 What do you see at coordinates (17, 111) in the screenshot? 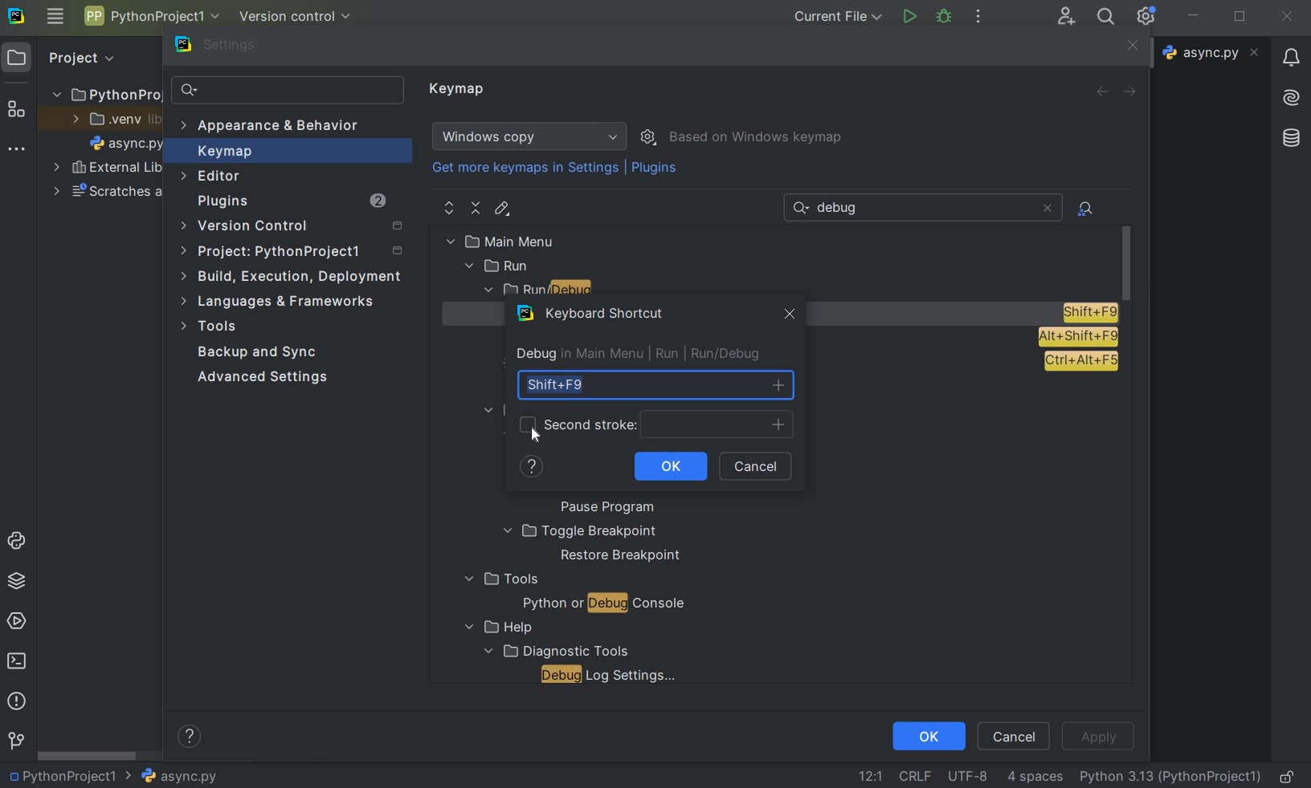
I see `structure` at bounding box center [17, 111].